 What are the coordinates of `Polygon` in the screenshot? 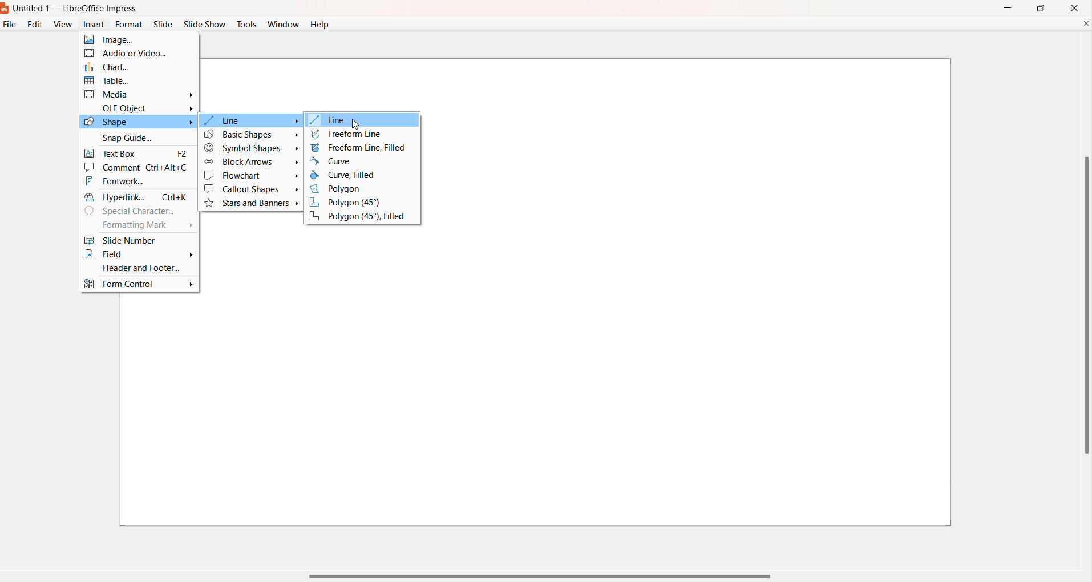 It's located at (343, 189).